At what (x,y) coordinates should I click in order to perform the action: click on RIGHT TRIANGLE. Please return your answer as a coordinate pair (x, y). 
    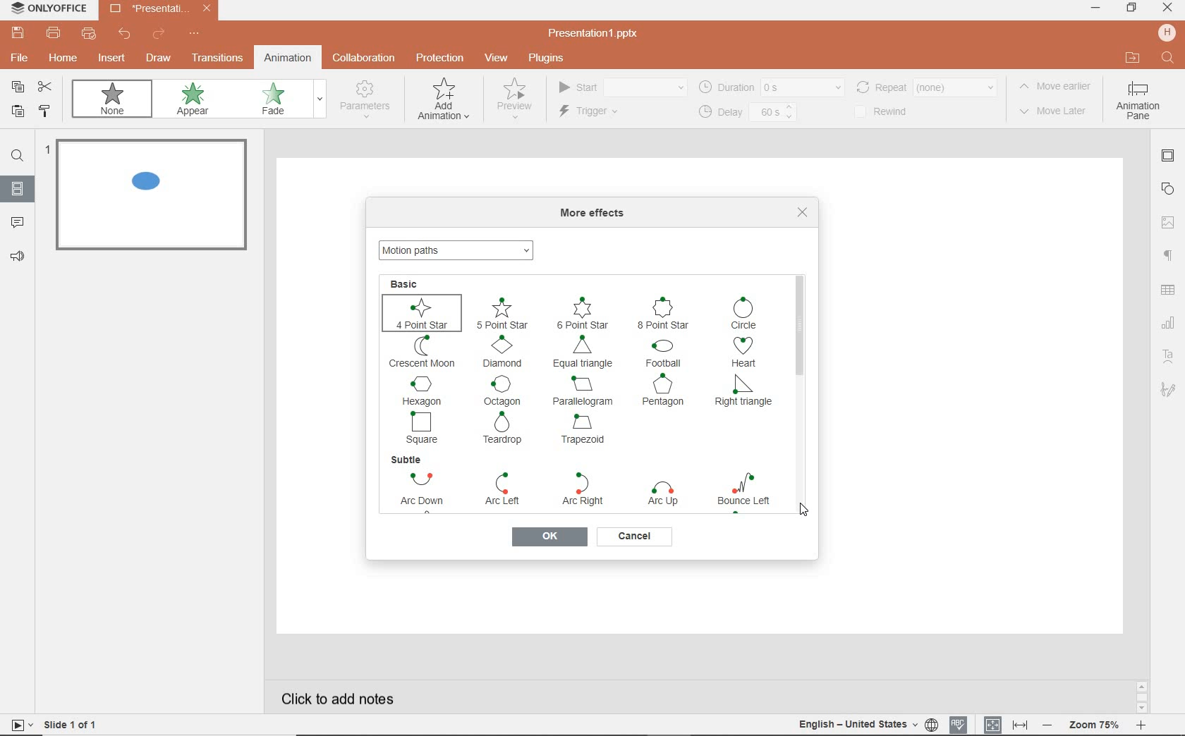
    Looking at the image, I should click on (743, 394).